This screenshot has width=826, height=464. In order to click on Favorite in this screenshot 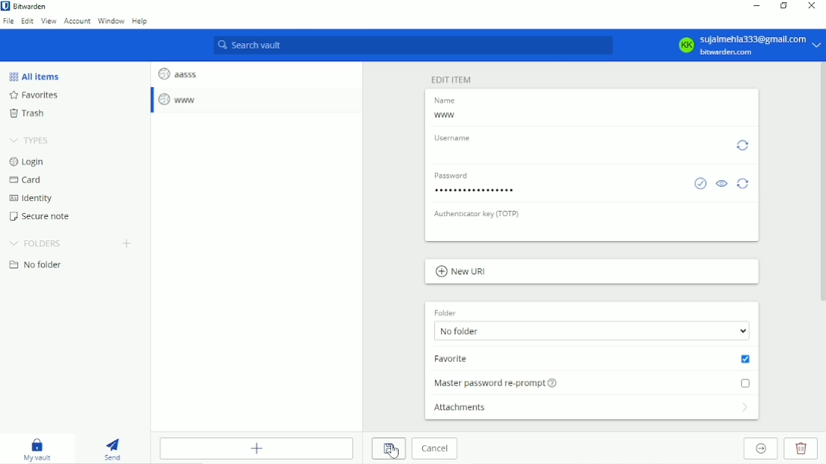, I will do `click(593, 359)`.